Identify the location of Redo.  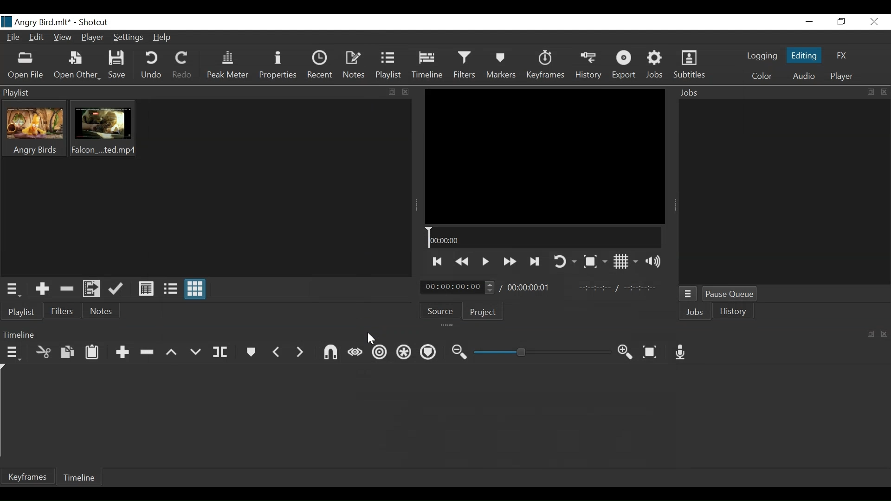
(183, 65).